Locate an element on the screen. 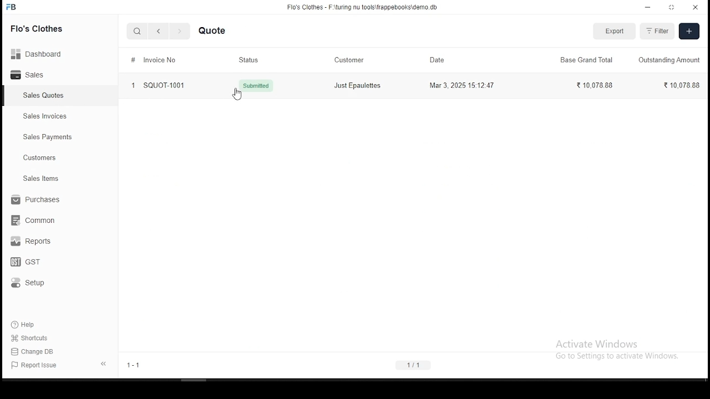 Image resolution: width=710 pixels, height=399 pixels. GST is located at coordinates (35, 263).